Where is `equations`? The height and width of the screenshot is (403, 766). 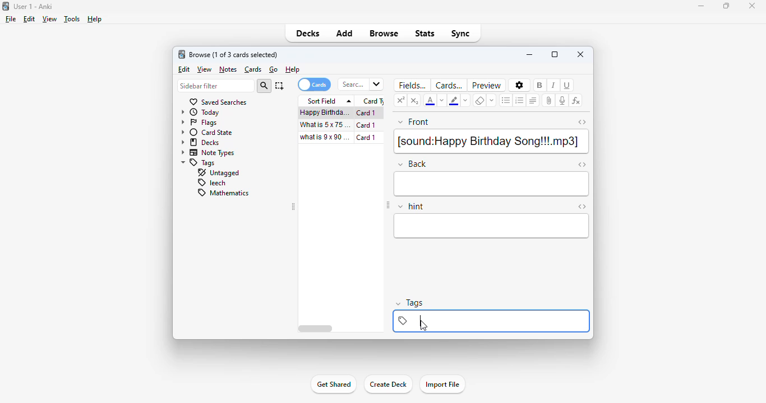 equations is located at coordinates (576, 101).